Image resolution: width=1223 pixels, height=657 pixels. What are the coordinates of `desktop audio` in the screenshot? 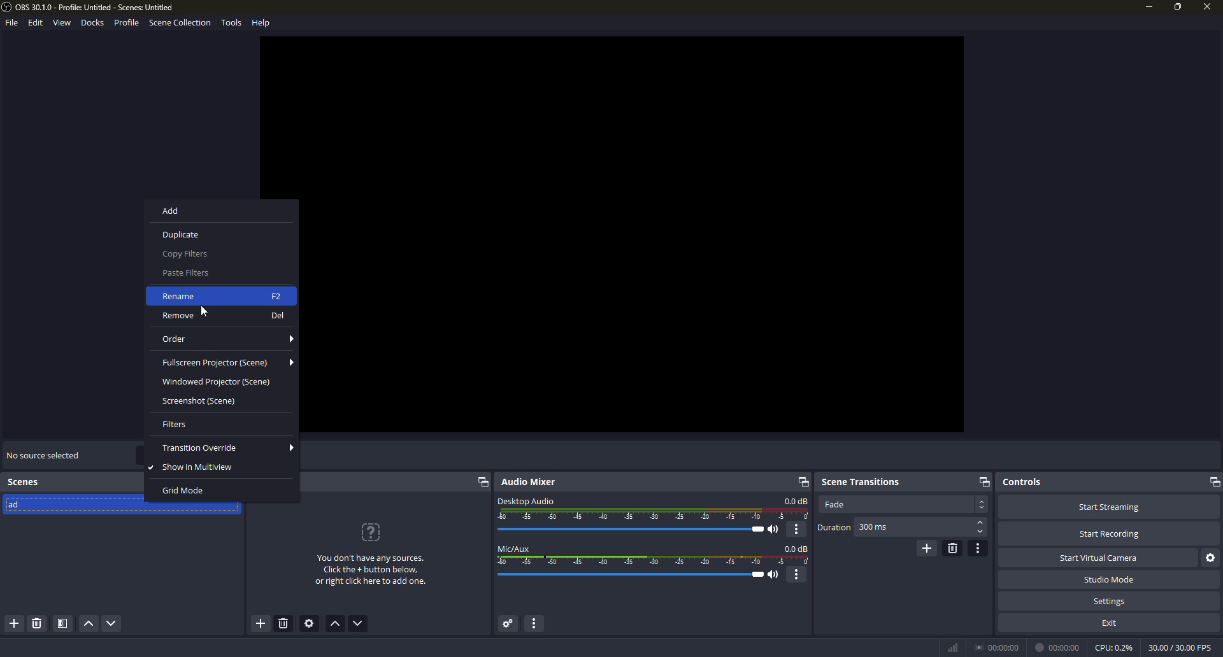 It's located at (526, 500).